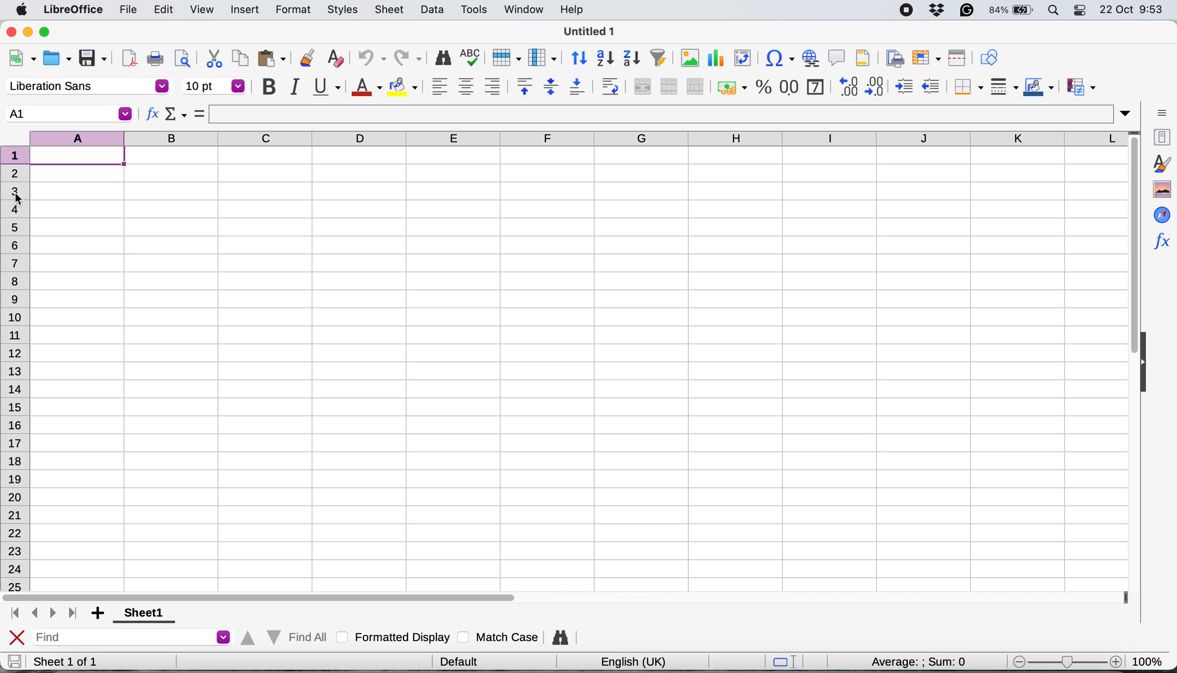 Image resolution: width=1177 pixels, height=673 pixels. I want to click on data, so click(434, 9).